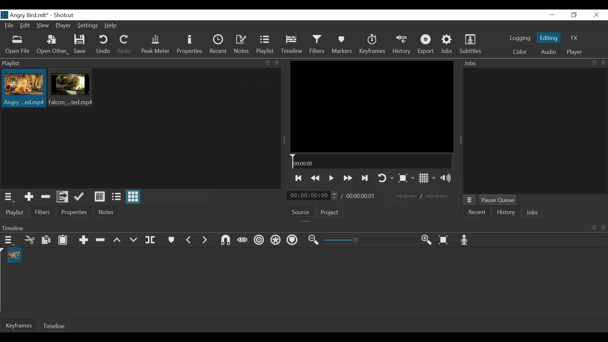 This screenshot has width=608, height=342. I want to click on Filters, so click(318, 45).